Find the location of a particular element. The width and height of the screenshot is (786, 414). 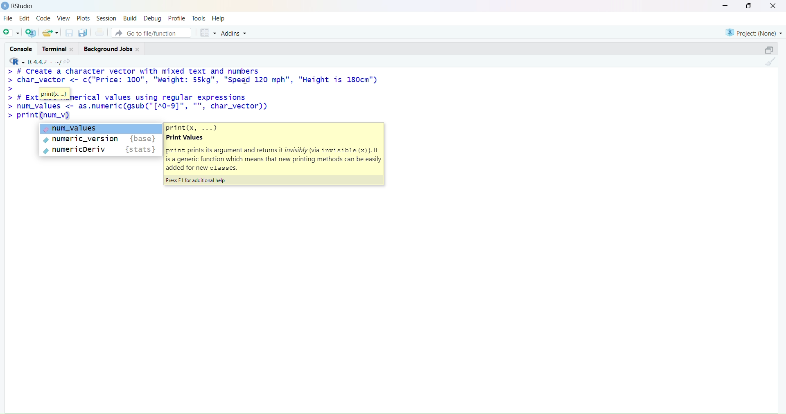

code is located at coordinates (43, 18).